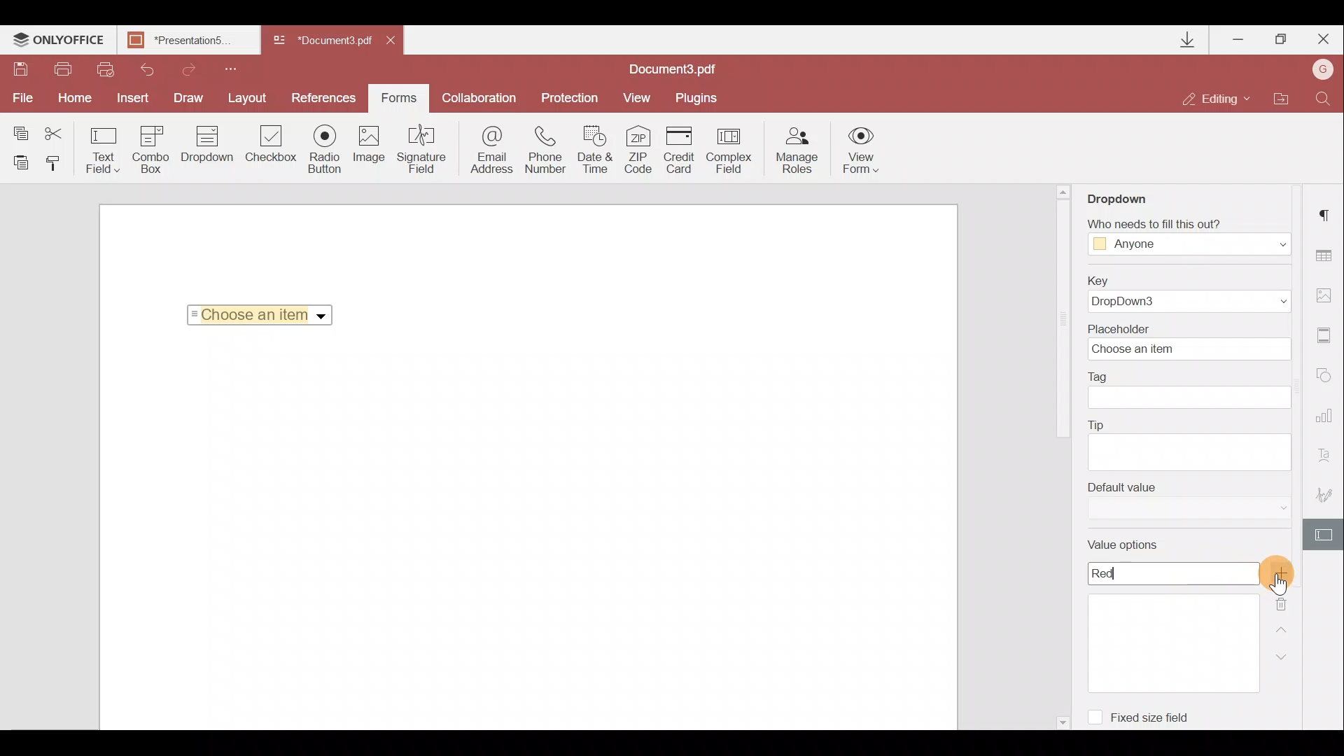 Image resolution: width=1344 pixels, height=756 pixels. What do you see at coordinates (255, 314) in the screenshot?
I see `Selected Item` at bounding box center [255, 314].